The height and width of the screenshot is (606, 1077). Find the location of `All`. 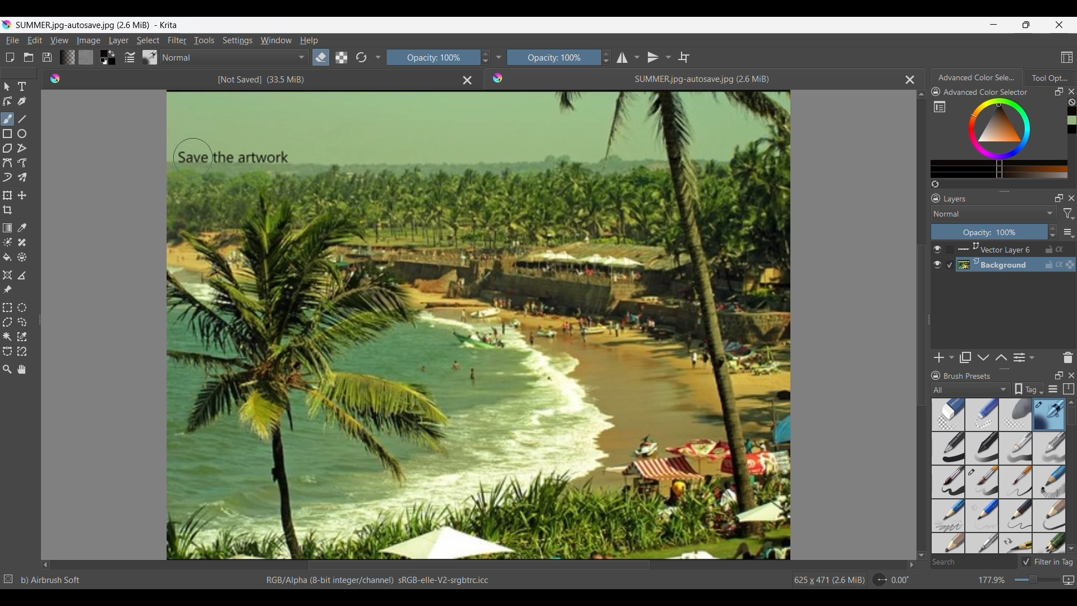

All is located at coordinates (970, 389).